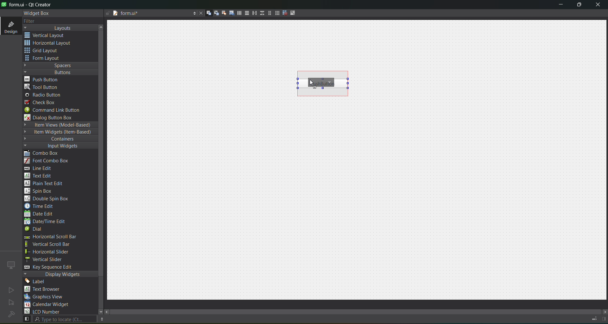 This screenshot has width=608, height=324. I want to click on close, so click(598, 5).